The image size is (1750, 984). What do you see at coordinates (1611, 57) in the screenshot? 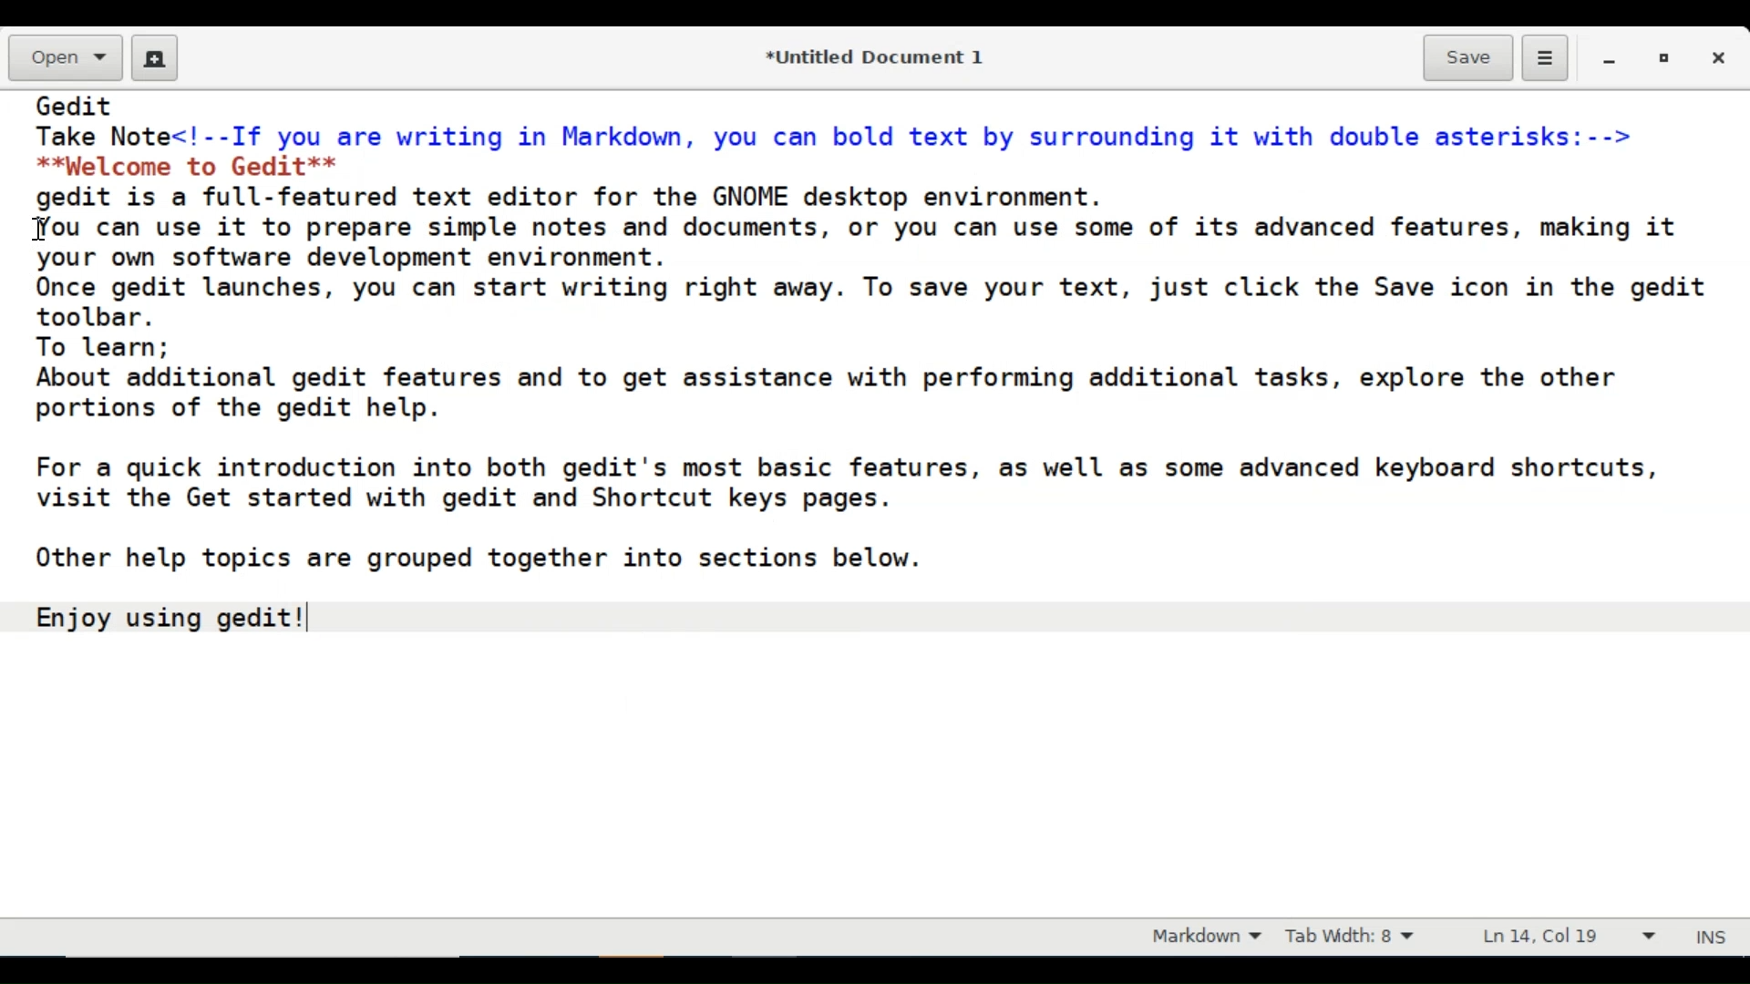
I see `minimize` at bounding box center [1611, 57].